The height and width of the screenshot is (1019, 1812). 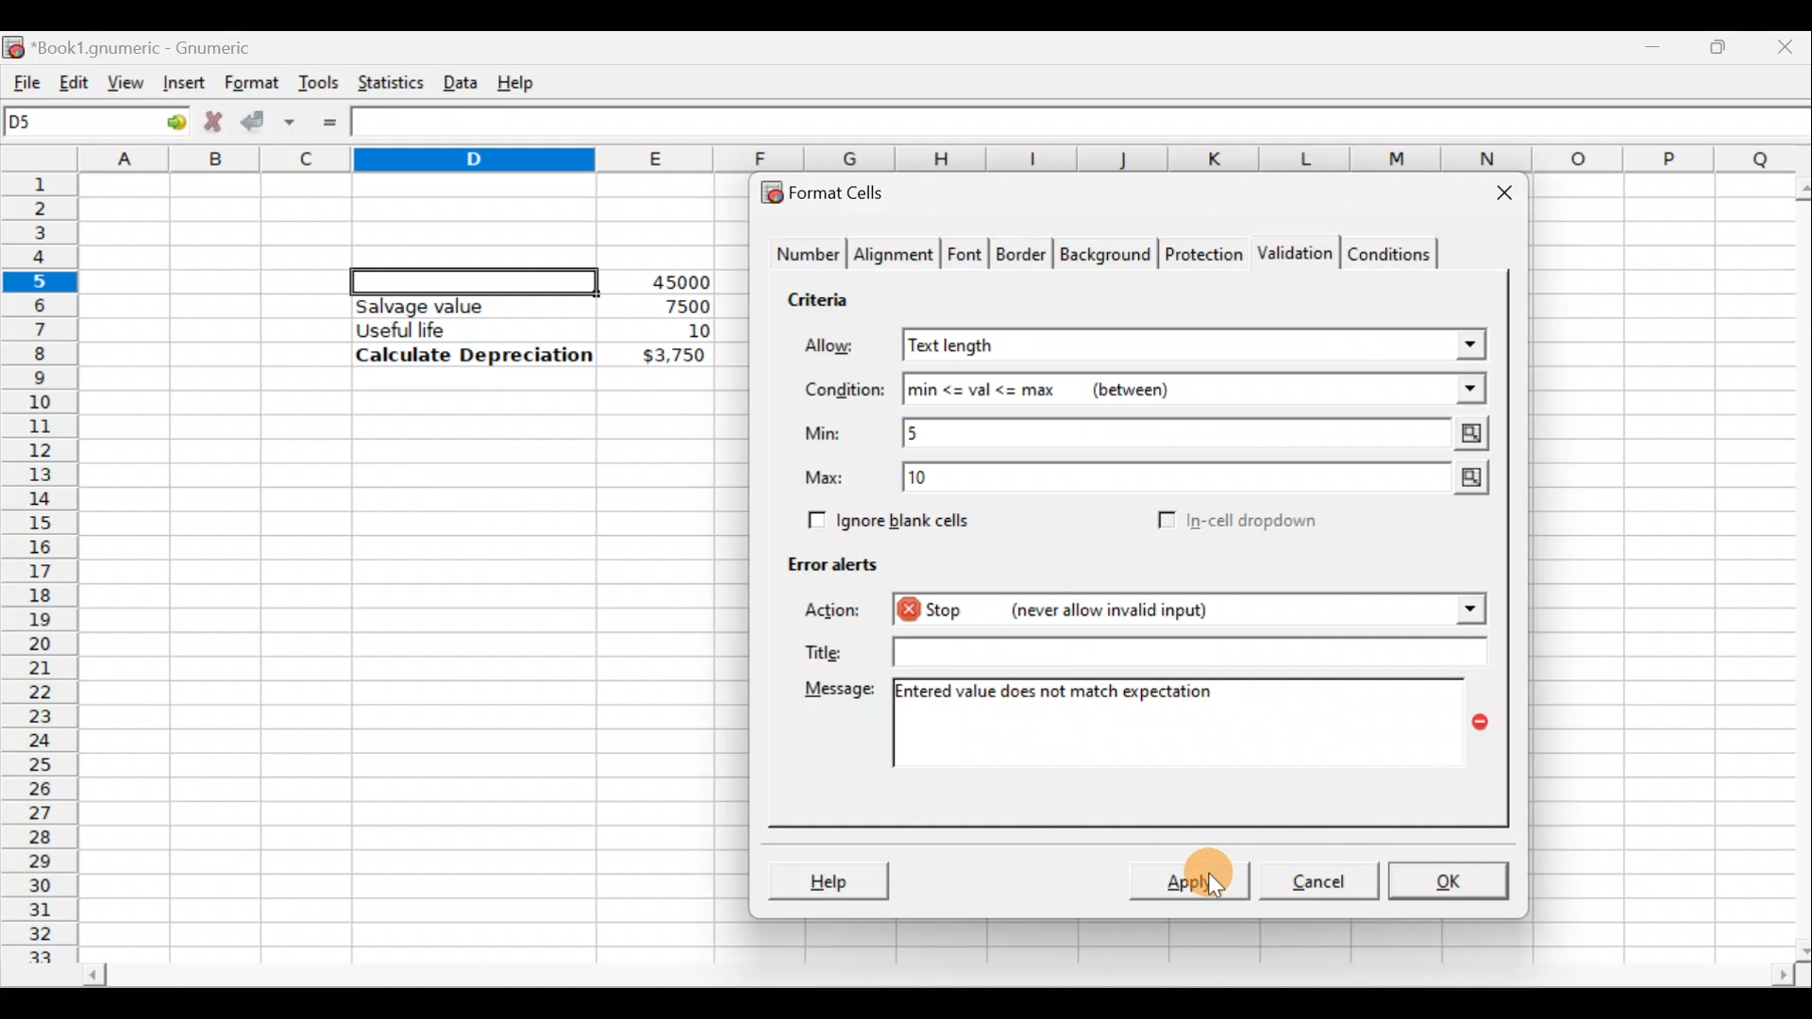 I want to click on Ignore blank cells, so click(x=885, y=517).